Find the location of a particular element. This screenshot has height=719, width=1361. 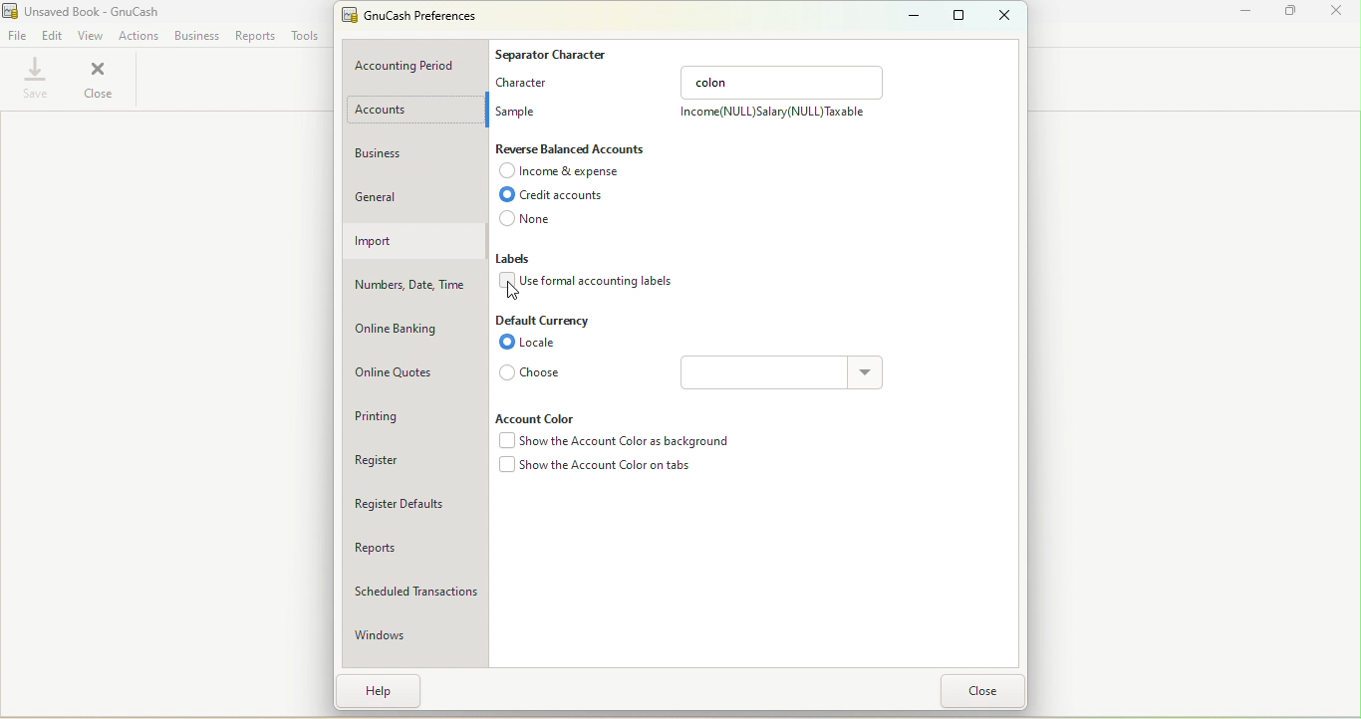

Tools is located at coordinates (306, 36).